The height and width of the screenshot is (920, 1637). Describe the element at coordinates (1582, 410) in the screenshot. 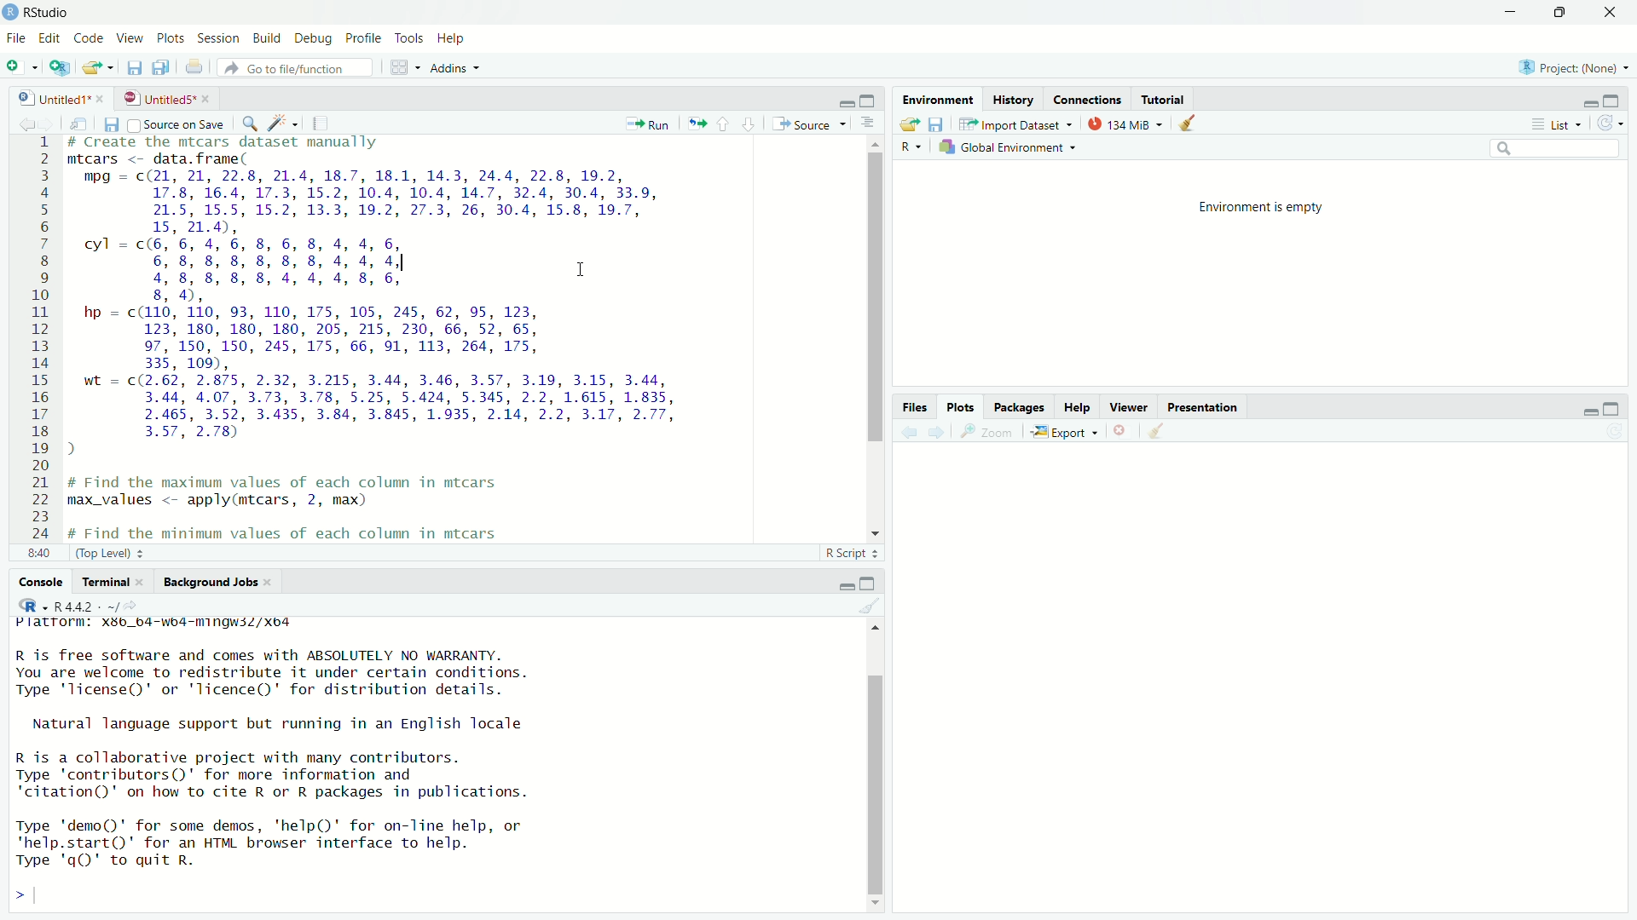

I see `minimise` at that location.